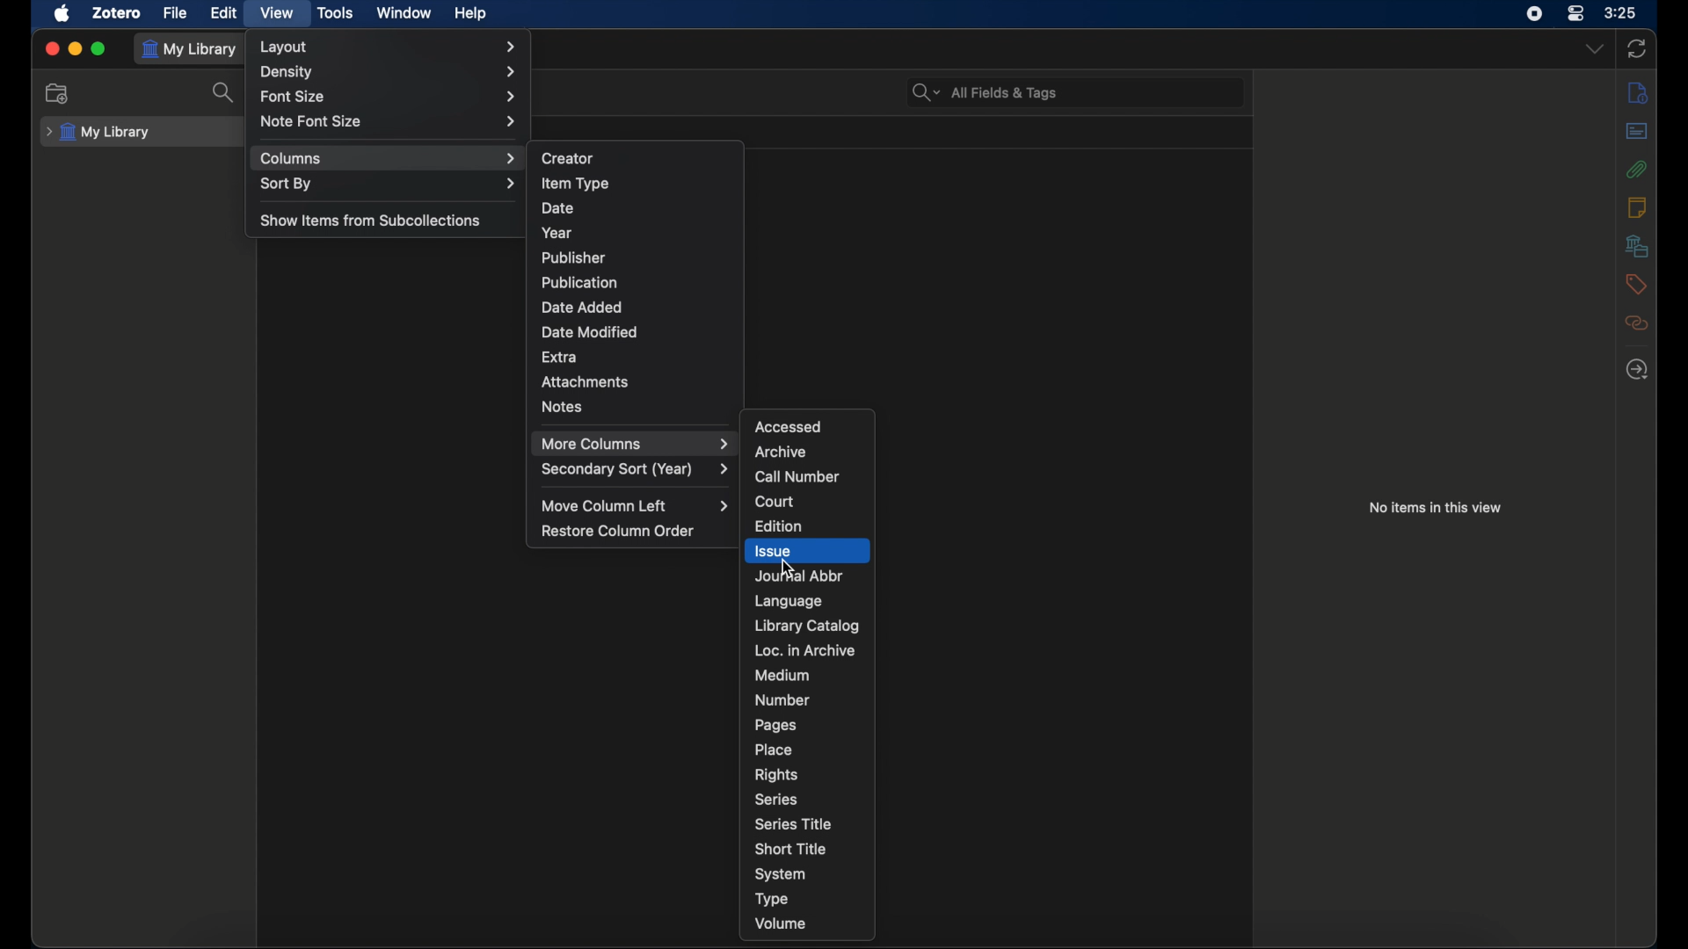 The height and width of the screenshot is (949, 1688). Describe the element at coordinates (785, 566) in the screenshot. I see `Cursor` at that location.